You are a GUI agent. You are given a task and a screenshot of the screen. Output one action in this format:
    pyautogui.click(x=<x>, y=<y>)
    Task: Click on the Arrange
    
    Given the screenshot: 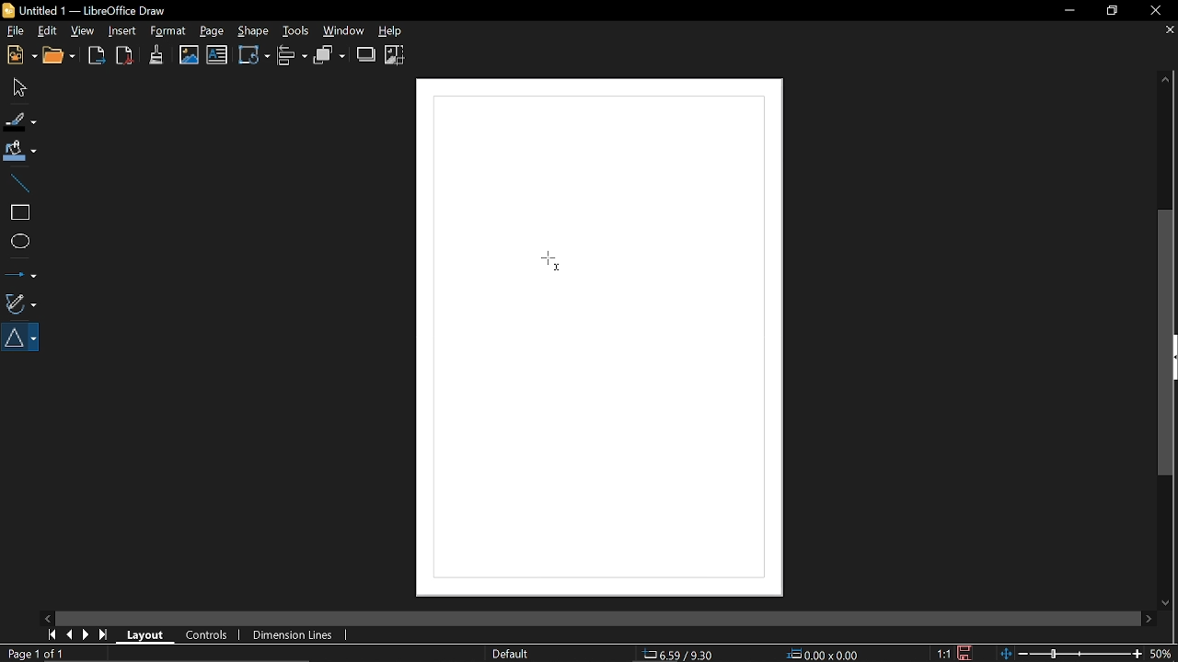 What is the action you would take?
    pyautogui.click(x=329, y=55)
    